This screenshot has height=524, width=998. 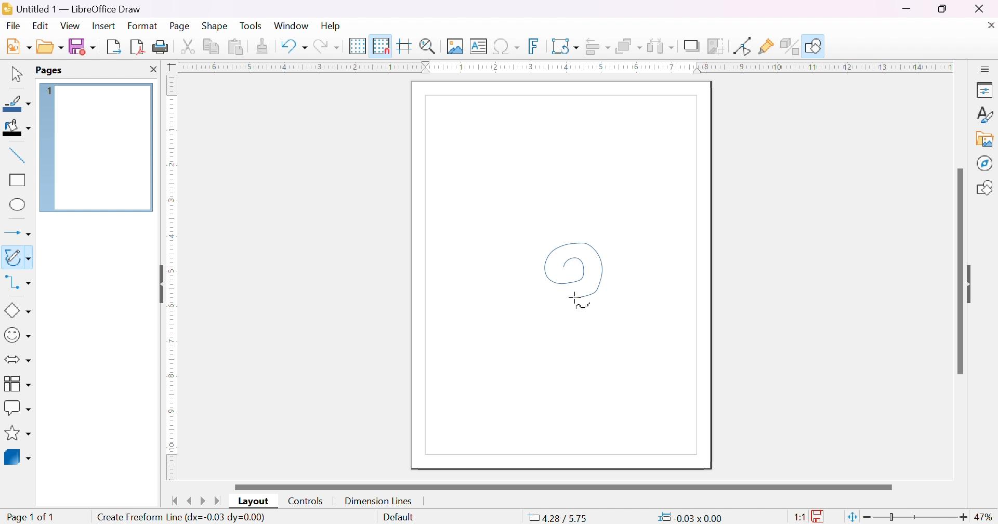 I want to click on flowcharts, so click(x=16, y=383).